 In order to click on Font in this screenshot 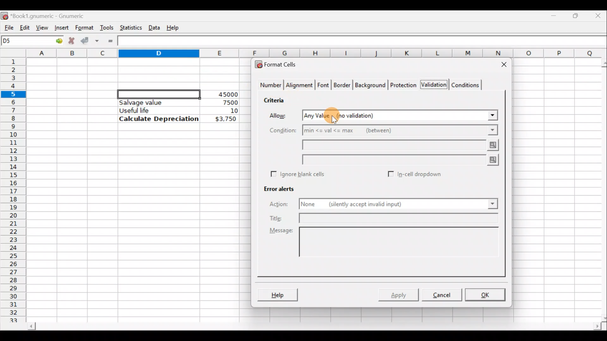, I will do `click(324, 86)`.